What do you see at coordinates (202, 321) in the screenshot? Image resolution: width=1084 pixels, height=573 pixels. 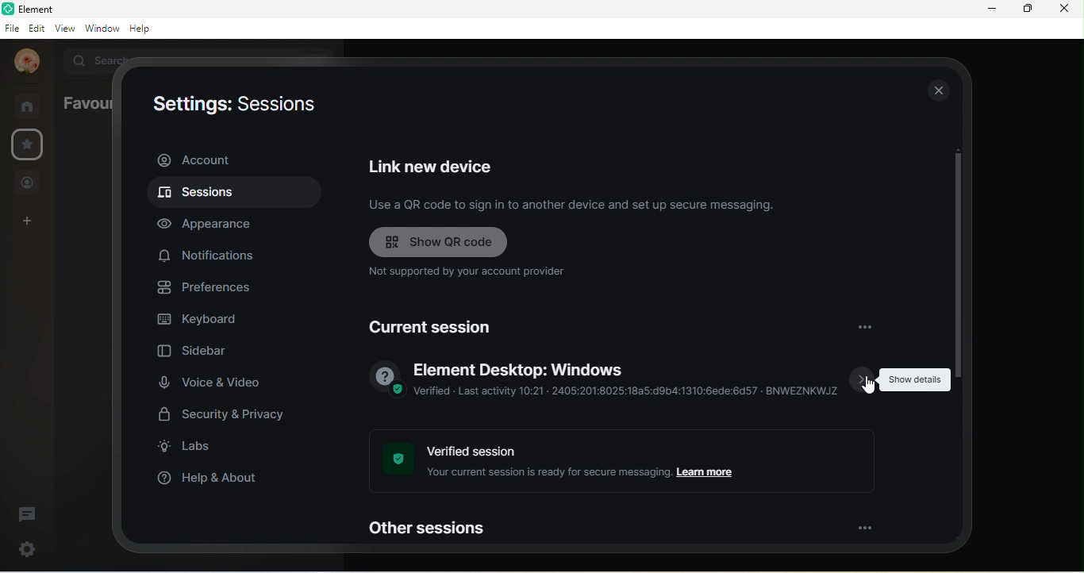 I see `keyboard` at bounding box center [202, 321].